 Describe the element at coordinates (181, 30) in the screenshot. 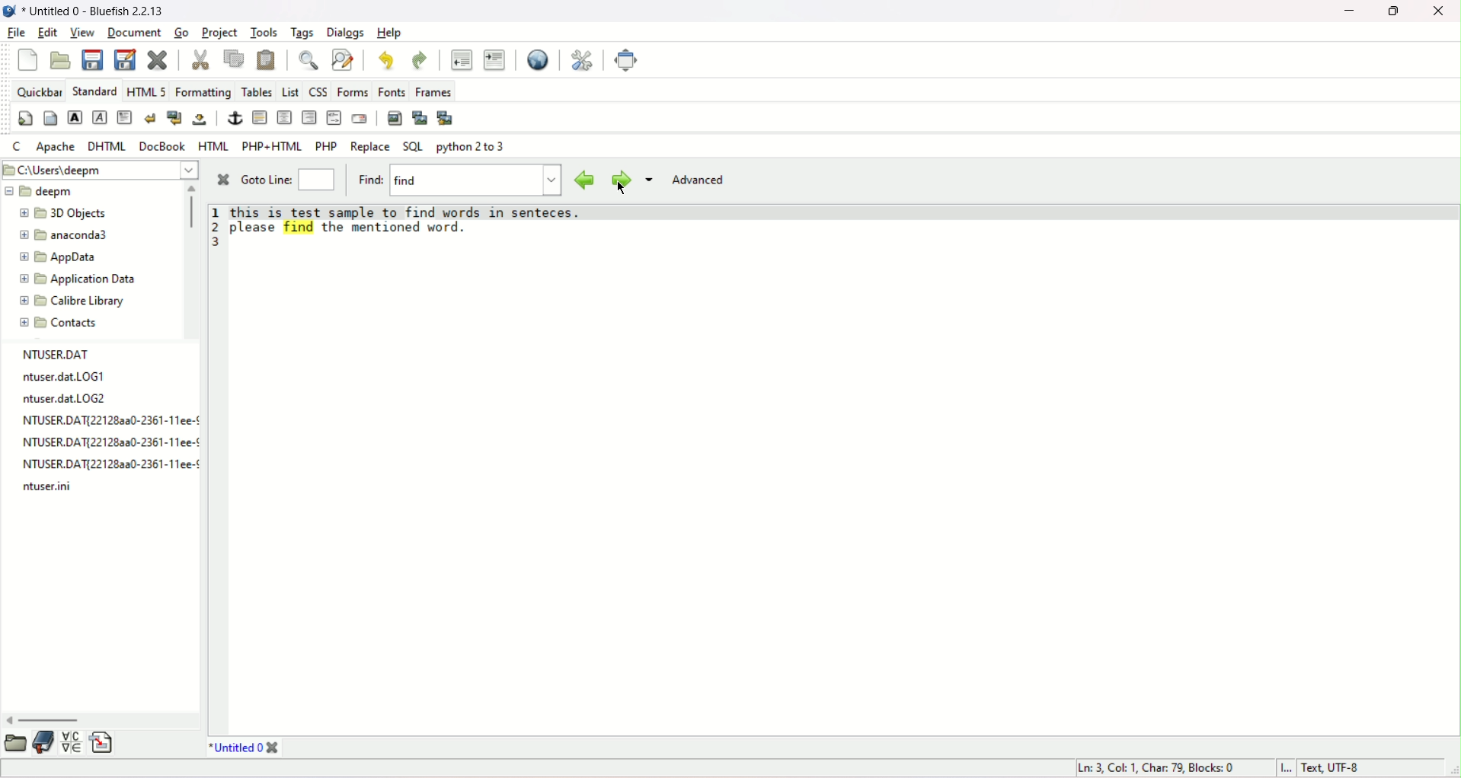

I see `go` at that location.